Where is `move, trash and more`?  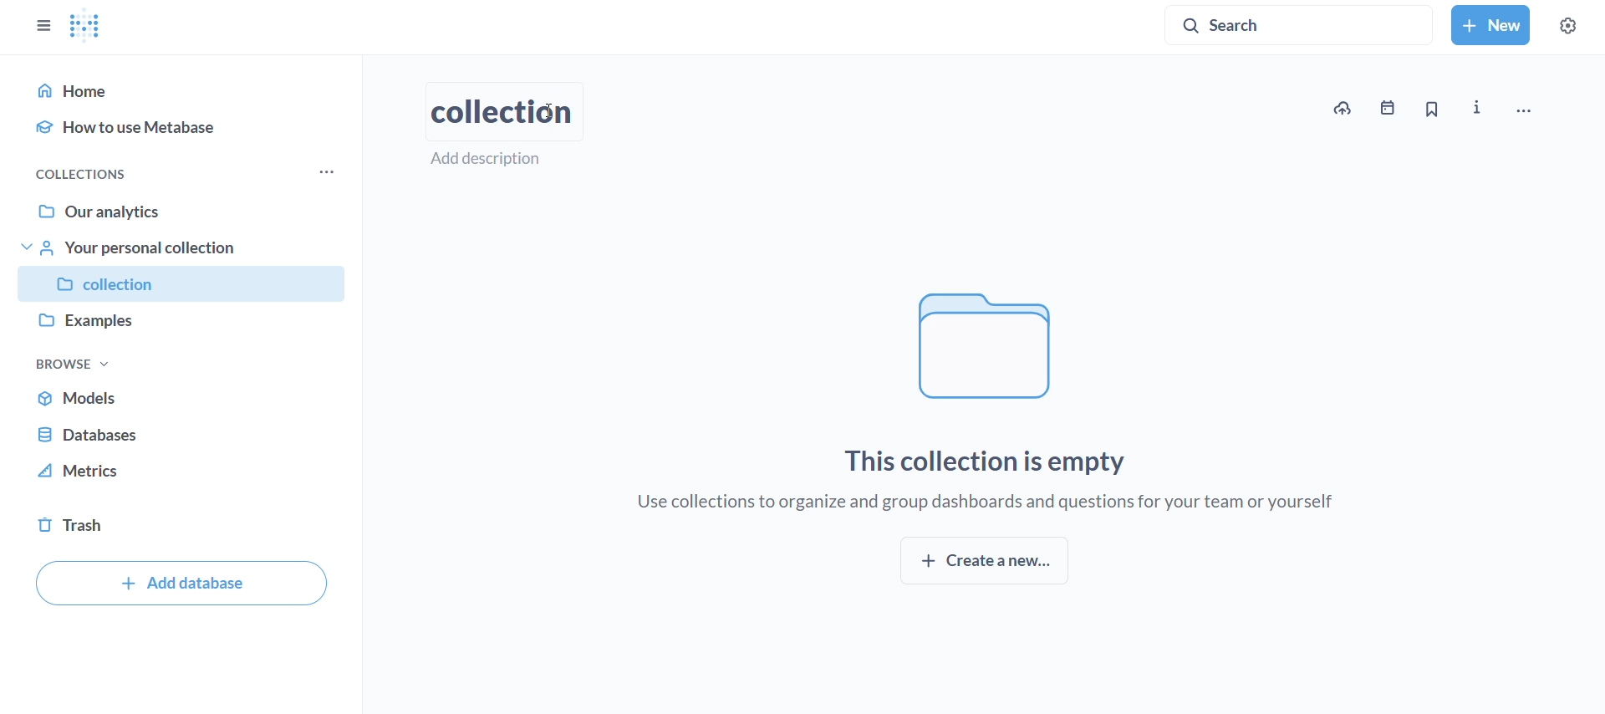 move, trash and more is located at coordinates (1538, 105).